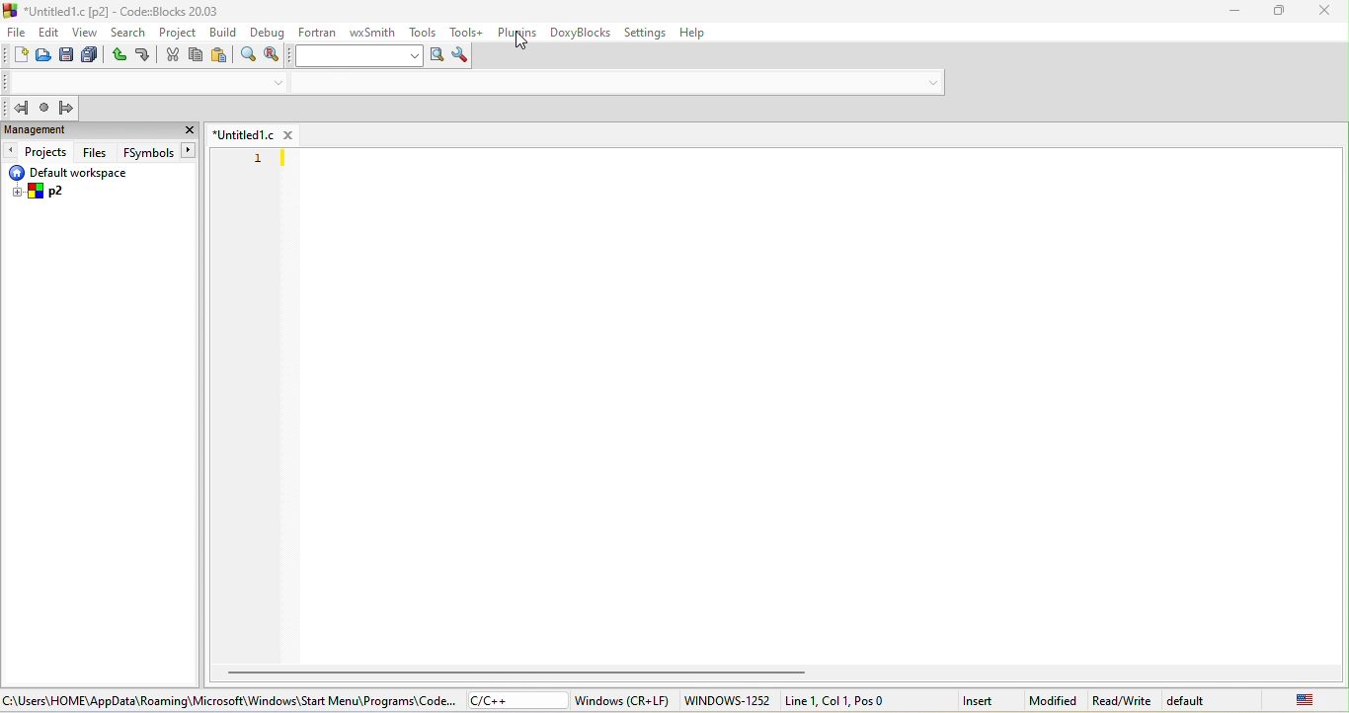 This screenshot has height=713, width=1349. What do you see at coordinates (252, 55) in the screenshot?
I see `find` at bounding box center [252, 55].